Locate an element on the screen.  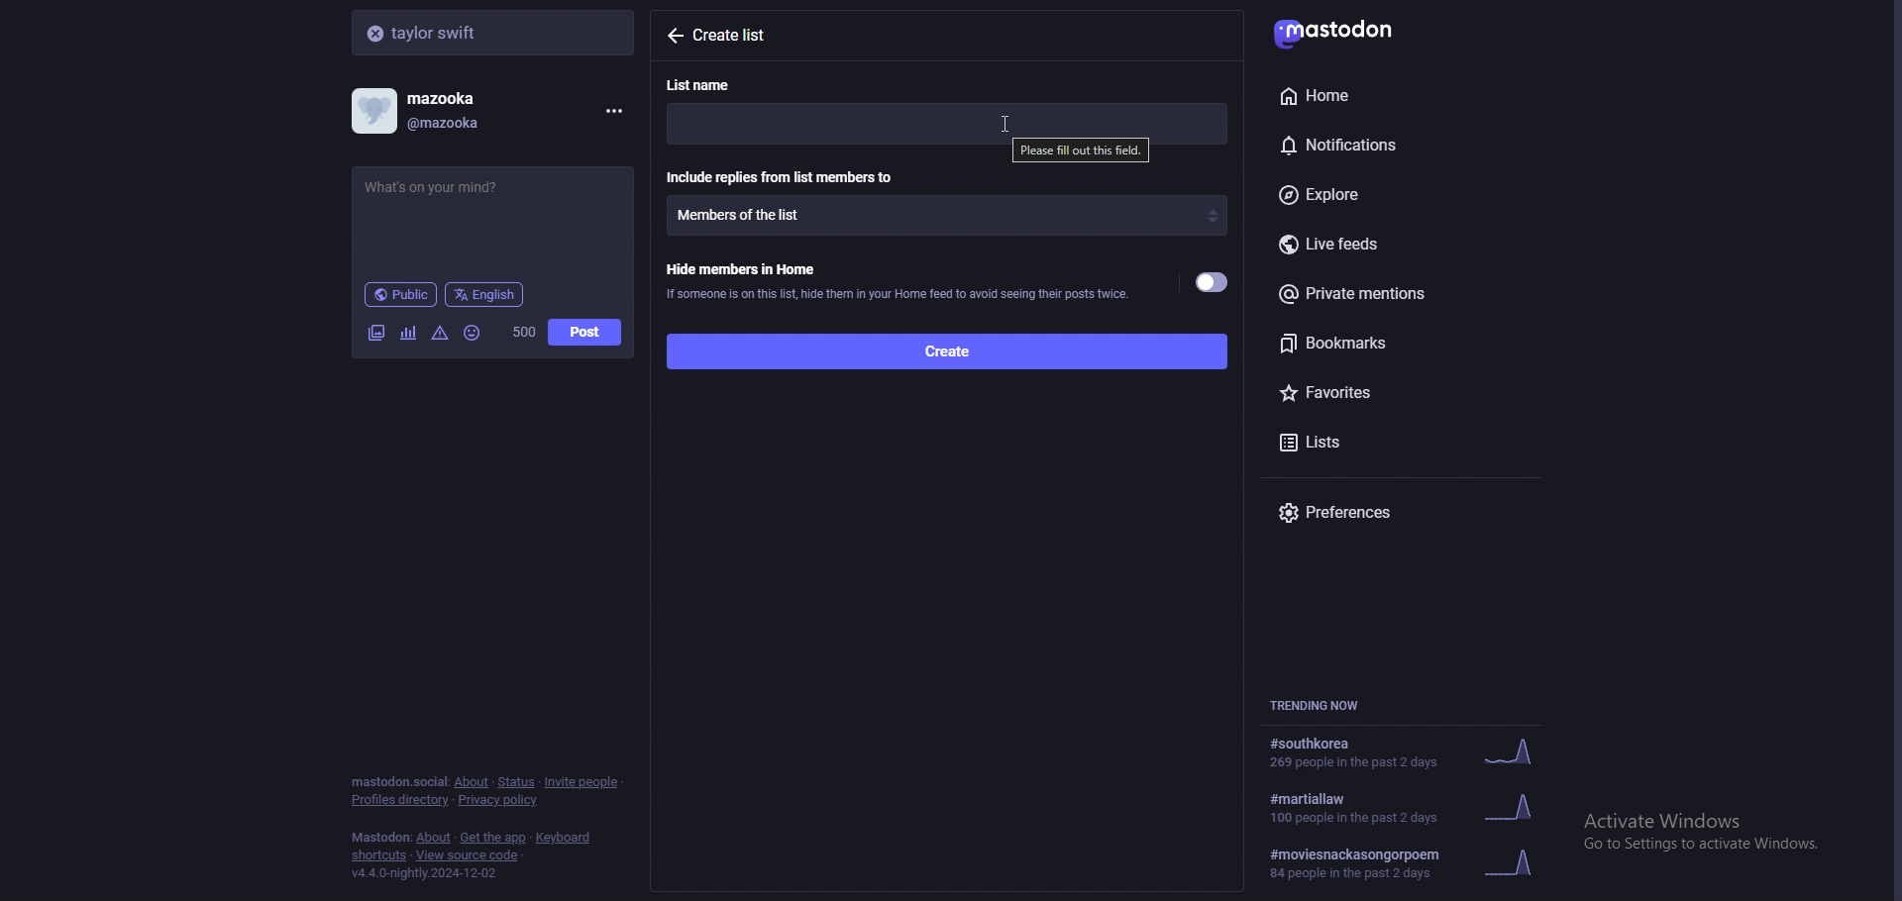
trending is located at coordinates (1404, 753).